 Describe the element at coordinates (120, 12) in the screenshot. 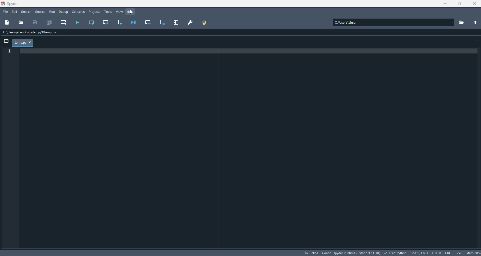

I see `view` at that location.